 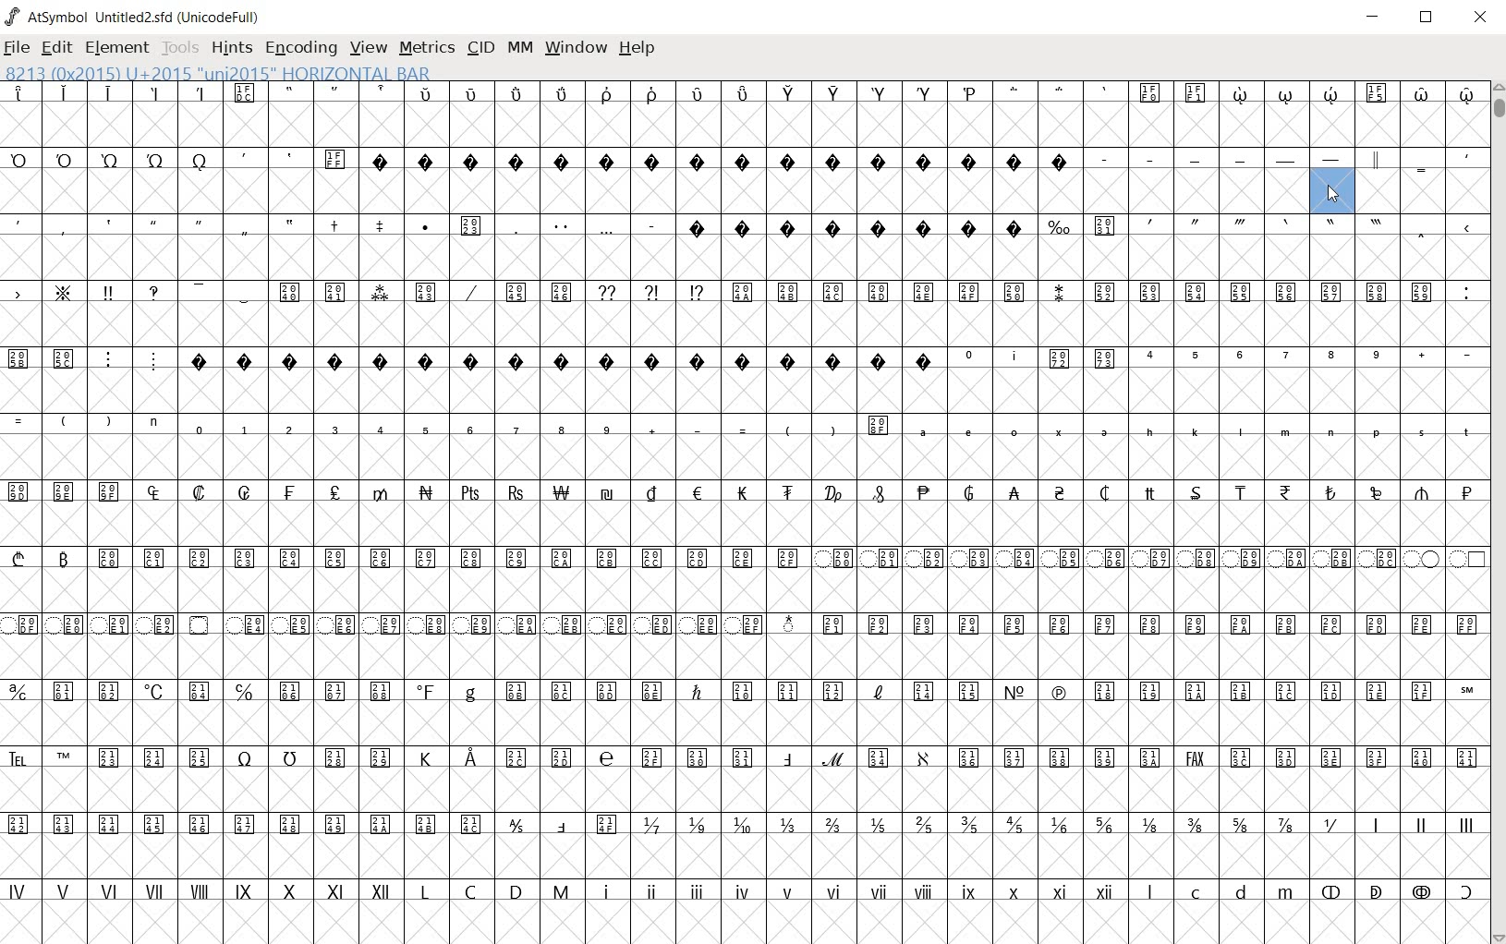 What do you see at coordinates (1499, 512) in the screenshot?
I see `SCROLLBAR` at bounding box center [1499, 512].